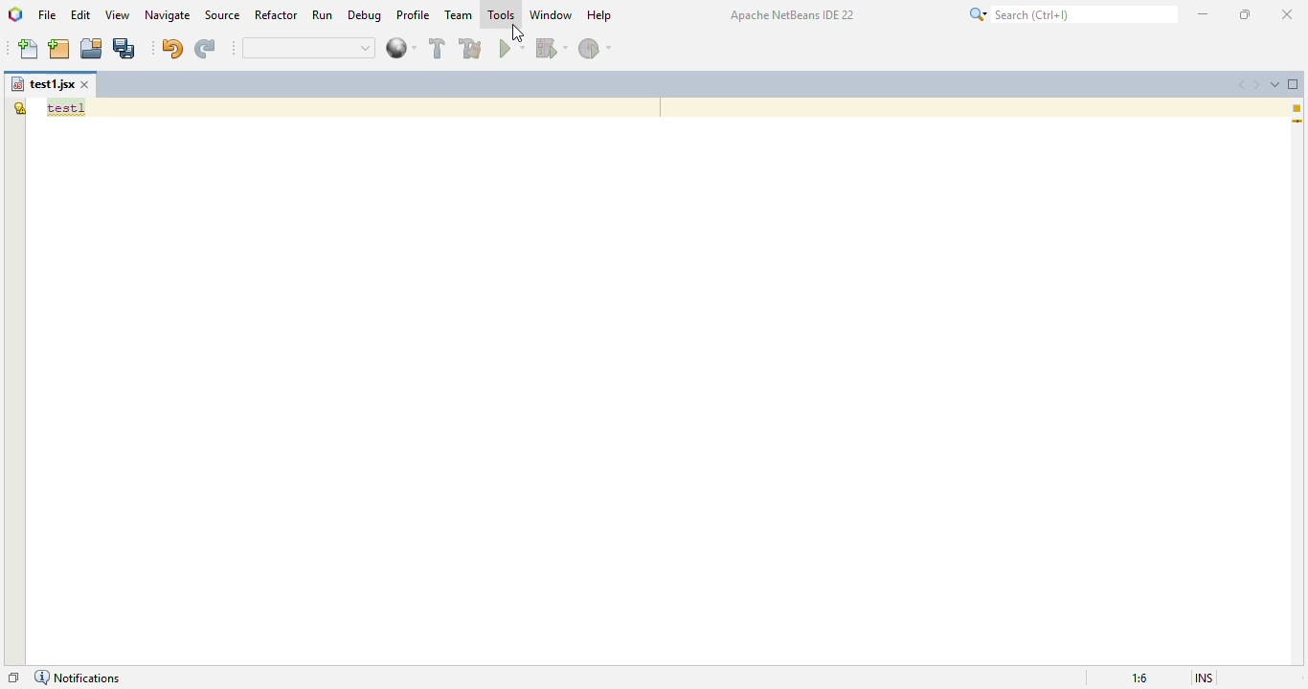 This screenshot has width=1308, height=689. What do you see at coordinates (1070, 14) in the screenshot?
I see `search` at bounding box center [1070, 14].